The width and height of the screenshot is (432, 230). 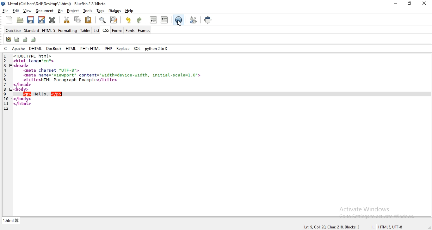 I want to click on create stylesheet, so click(x=8, y=39).